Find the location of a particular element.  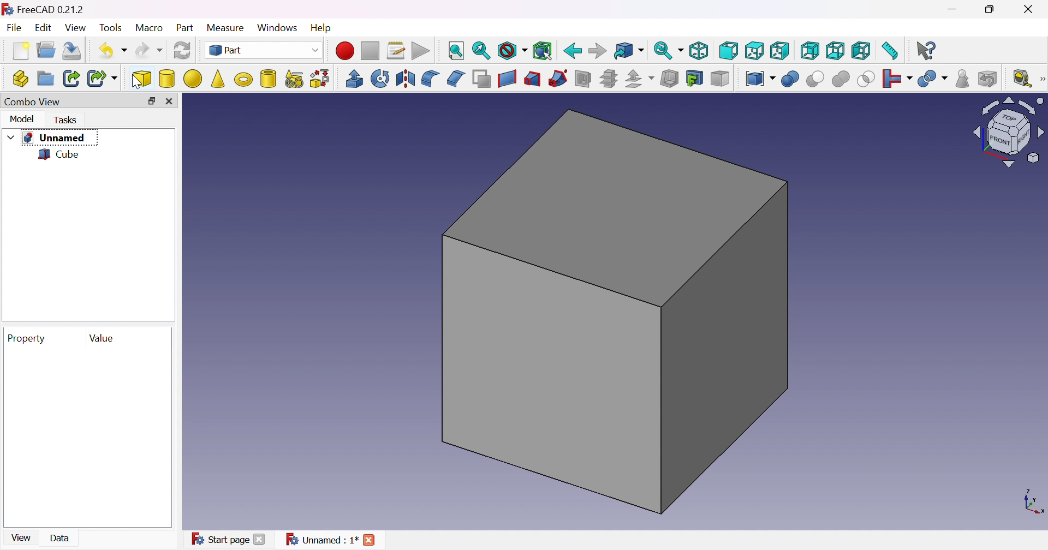

Fillet  is located at coordinates (430, 79).